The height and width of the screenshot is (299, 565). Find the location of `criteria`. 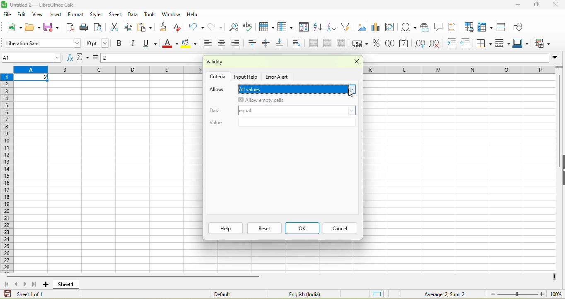

criteria is located at coordinates (218, 76).